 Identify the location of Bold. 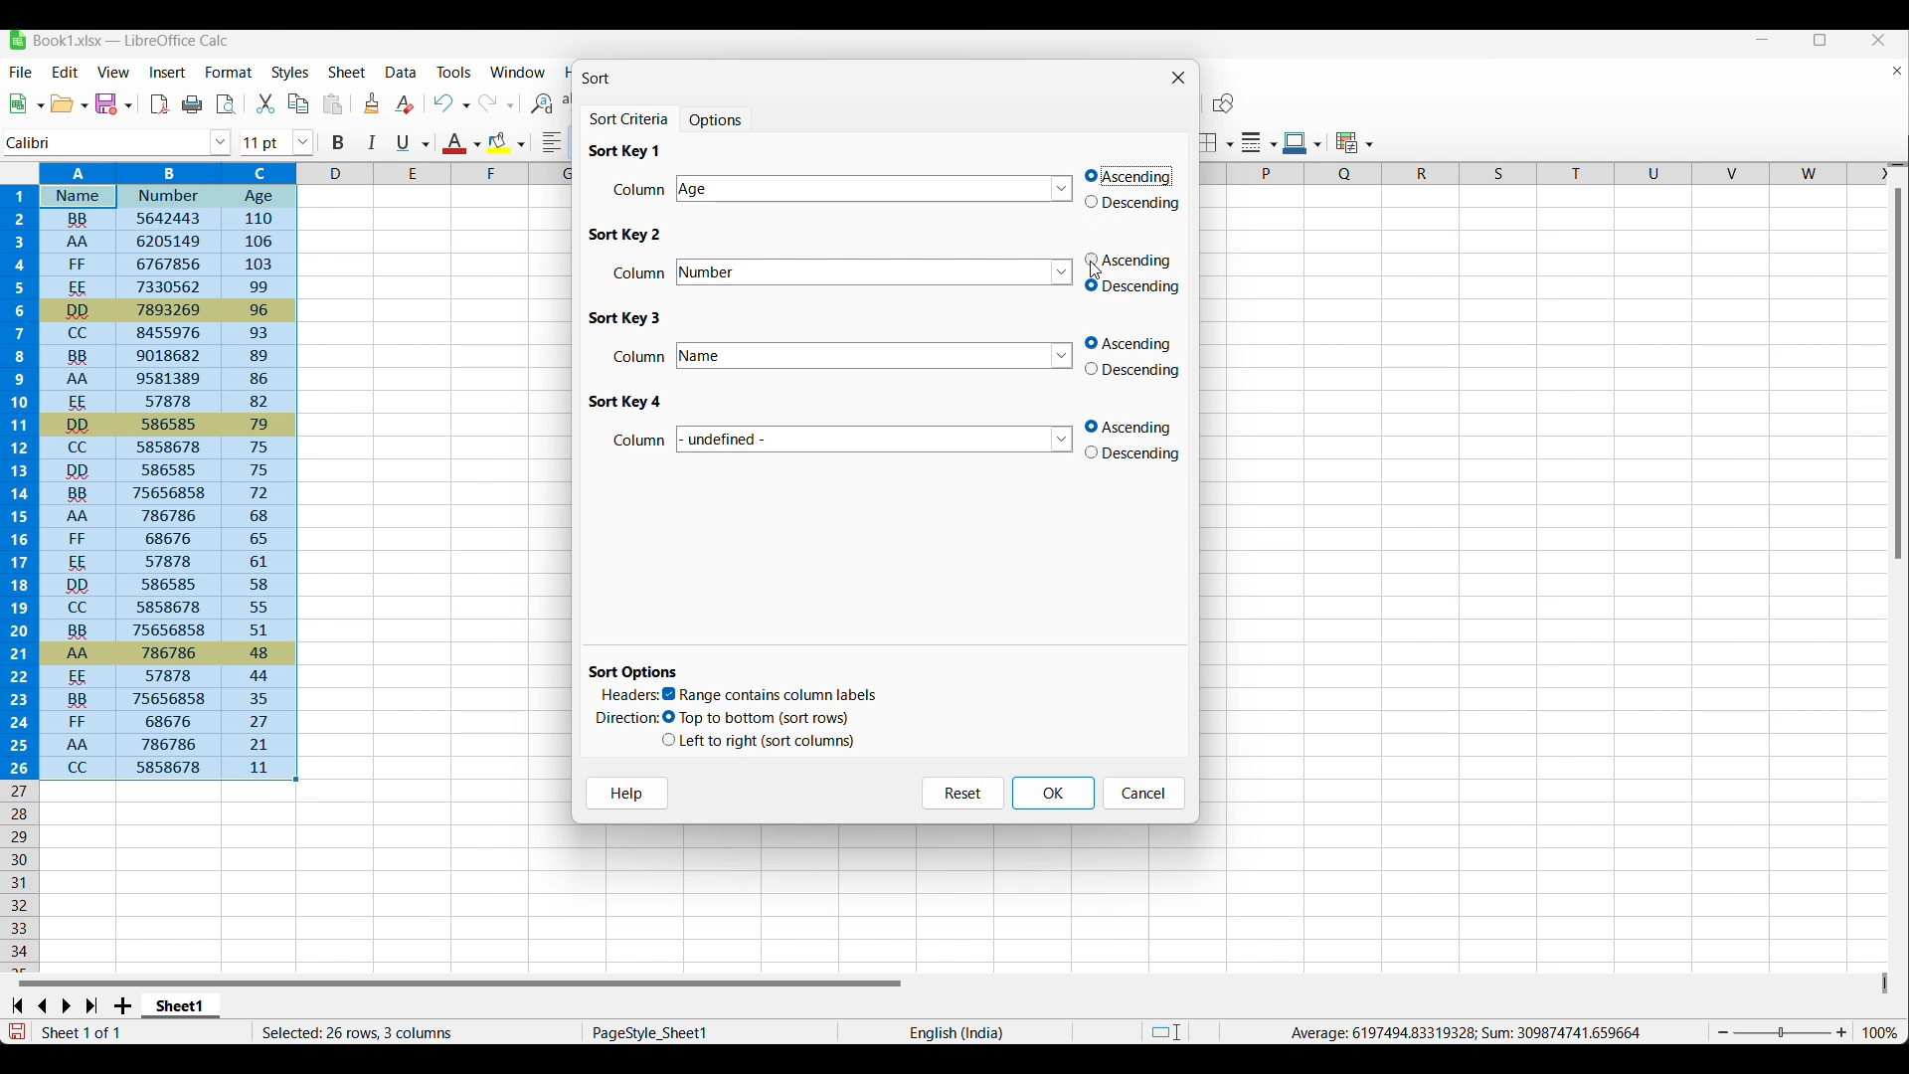
(338, 143).